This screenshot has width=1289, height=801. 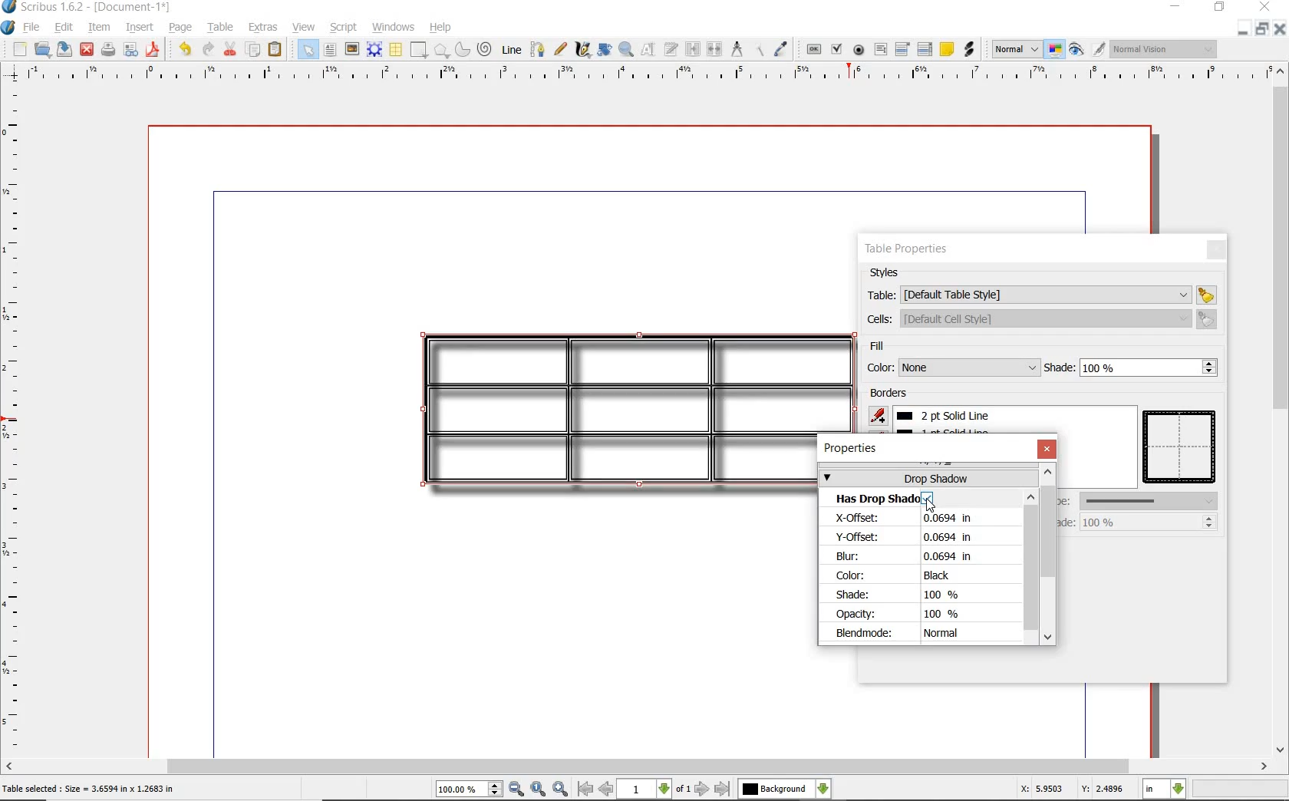 I want to click on shape, so click(x=417, y=51).